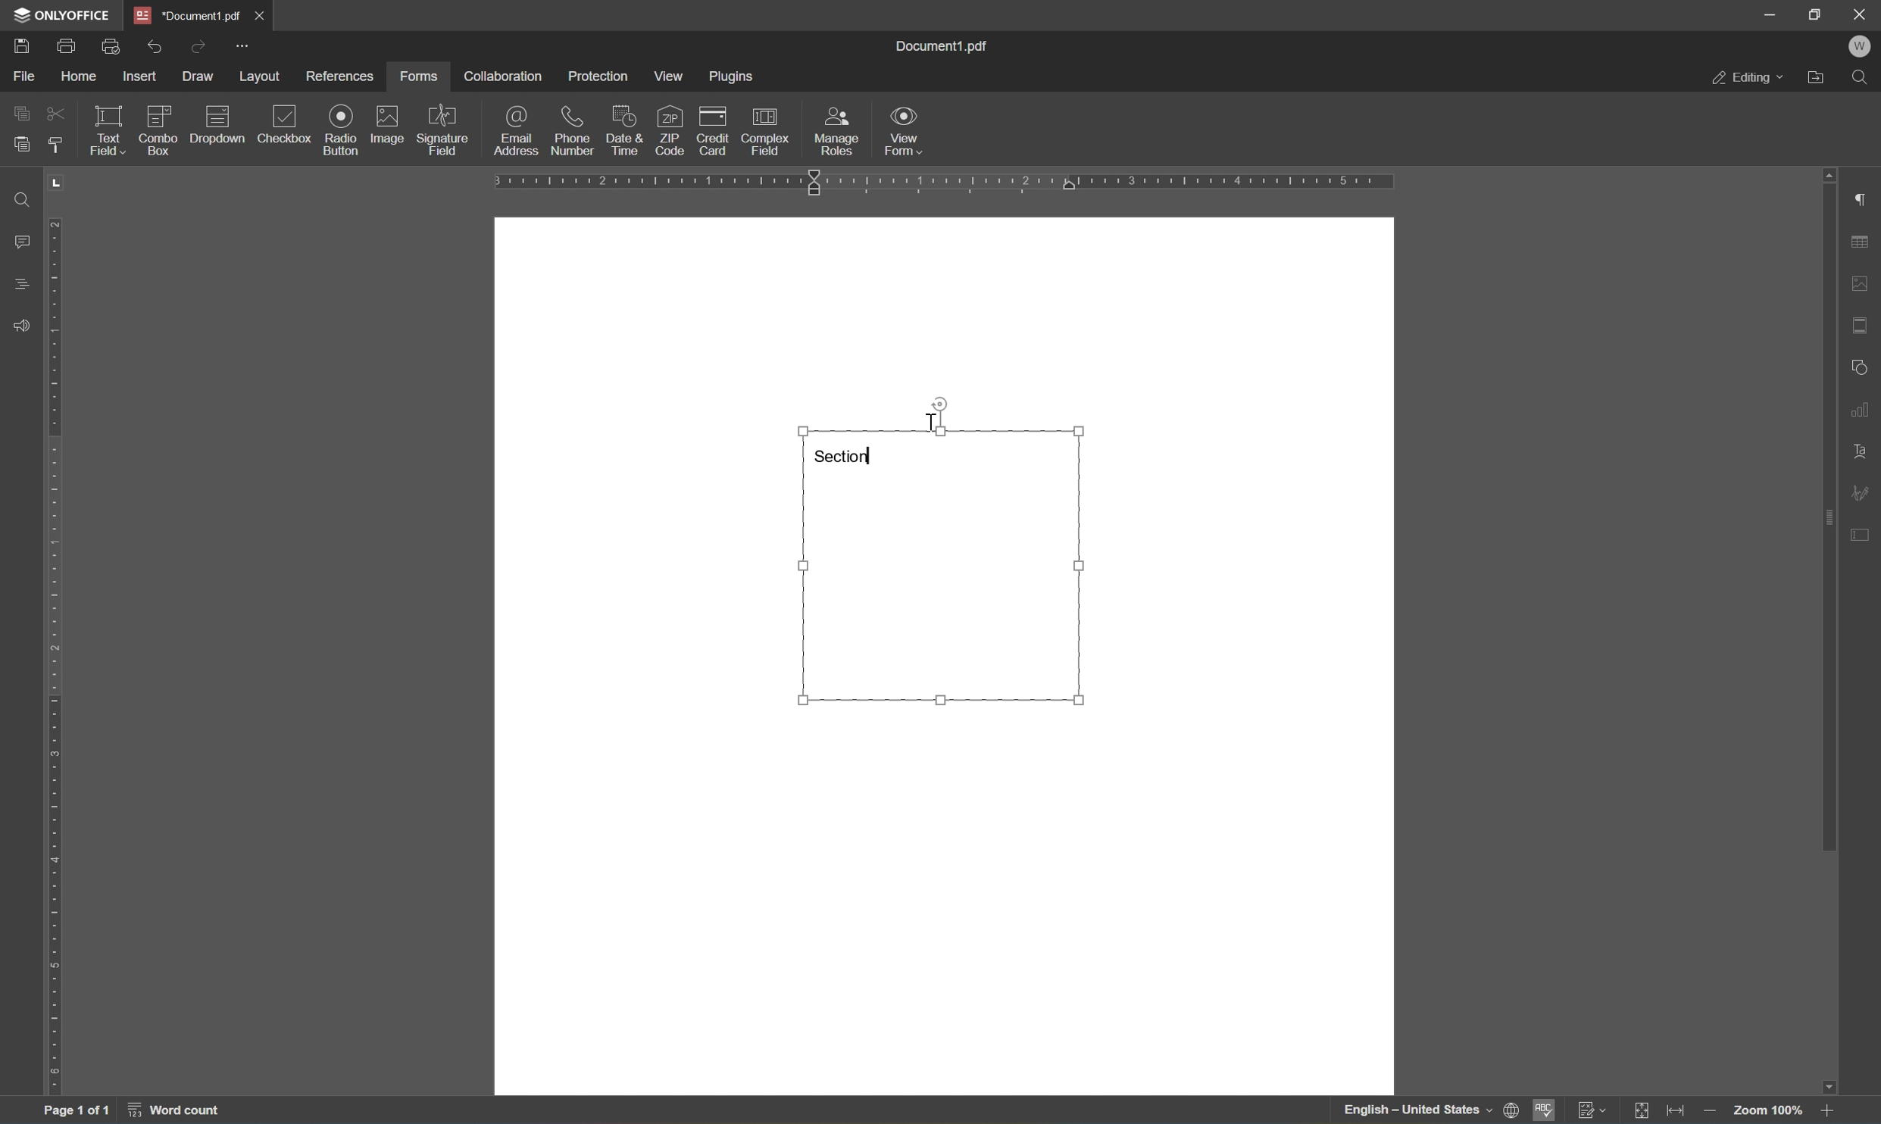 The width and height of the screenshot is (1881, 1124). I want to click on view, so click(673, 76).